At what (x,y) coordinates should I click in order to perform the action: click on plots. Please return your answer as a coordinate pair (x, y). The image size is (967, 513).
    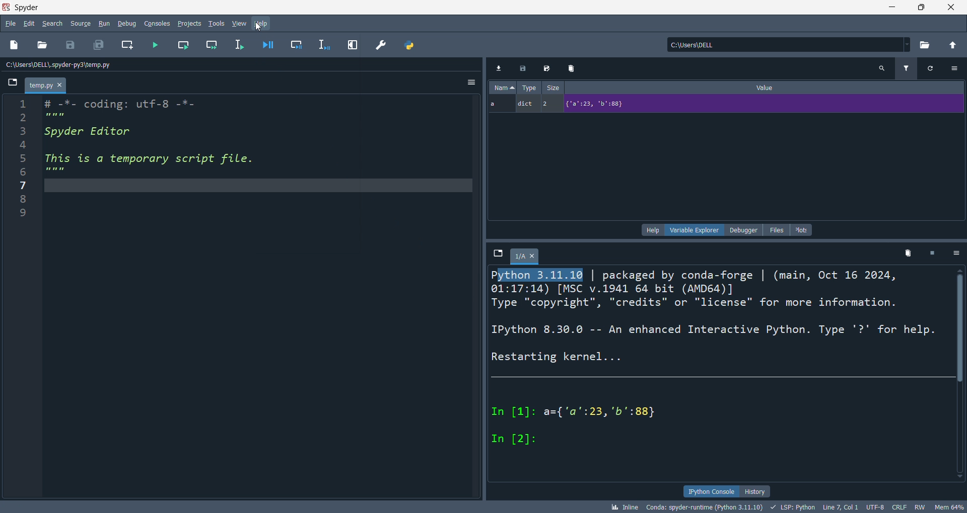
    Looking at the image, I should click on (803, 230).